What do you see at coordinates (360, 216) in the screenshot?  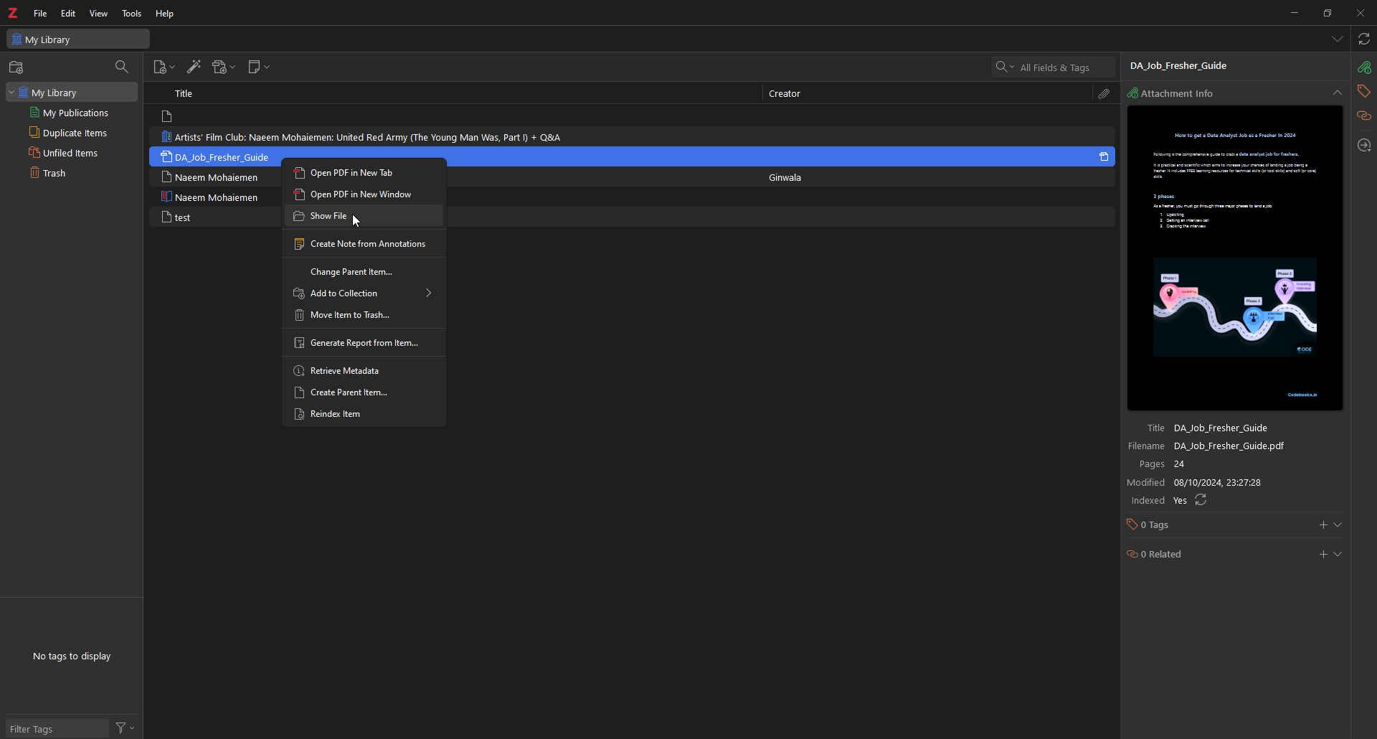 I see `show file` at bounding box center [360, 216].